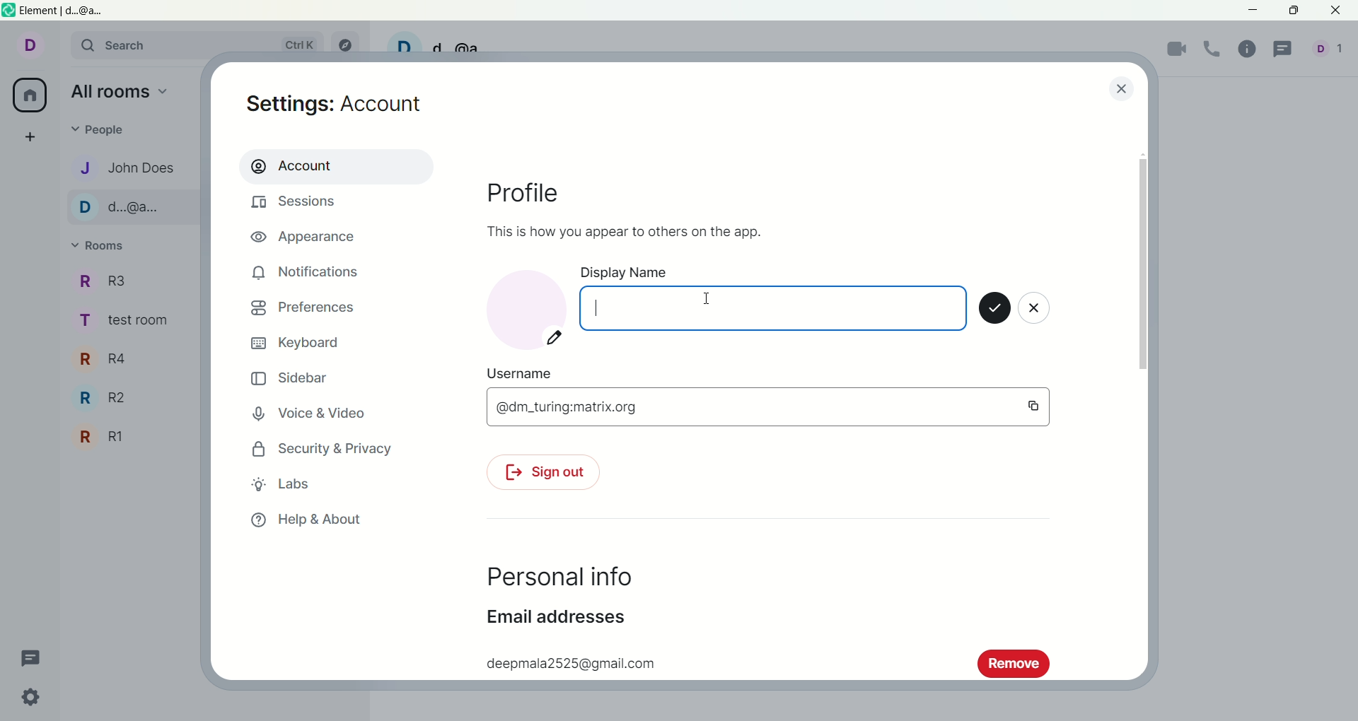 The height and width of the screenshot is (721, 1358). I want to click on deepmala 2525@gmail.com, so click(567, 661).